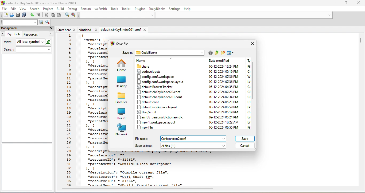 The width and height of the screenshot is (365, 193). What do you see at coordinates (334, 3) in the screenshot?
I see `minimize` at bounding box center [334, 3].